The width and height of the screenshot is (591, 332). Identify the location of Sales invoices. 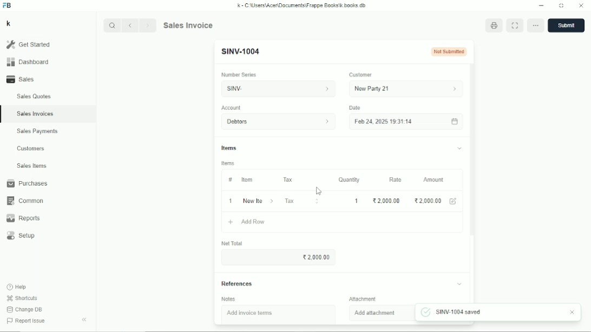
(35, 114).